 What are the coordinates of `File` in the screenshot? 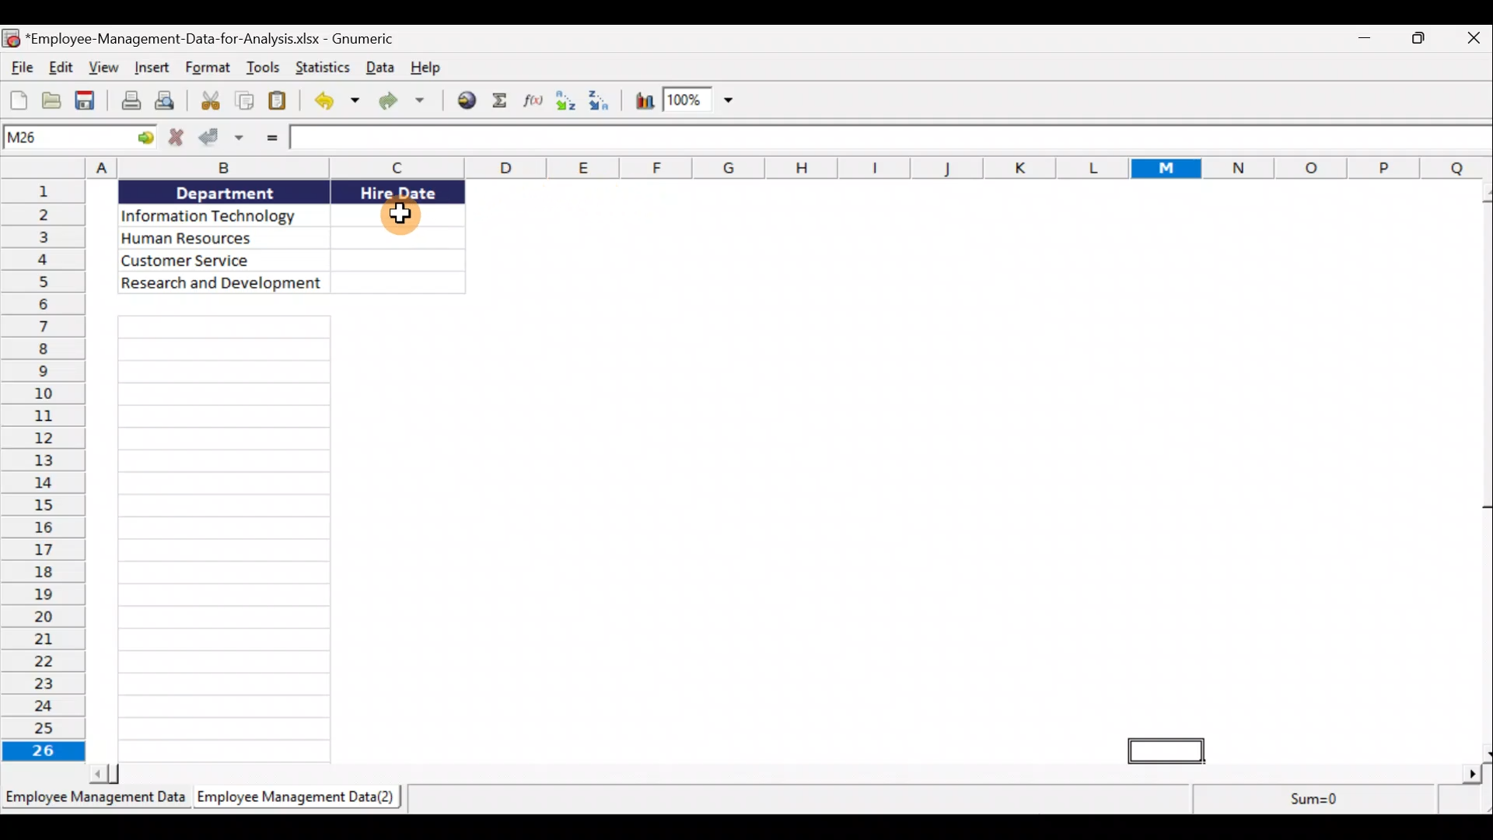 It's located at (18, 67).